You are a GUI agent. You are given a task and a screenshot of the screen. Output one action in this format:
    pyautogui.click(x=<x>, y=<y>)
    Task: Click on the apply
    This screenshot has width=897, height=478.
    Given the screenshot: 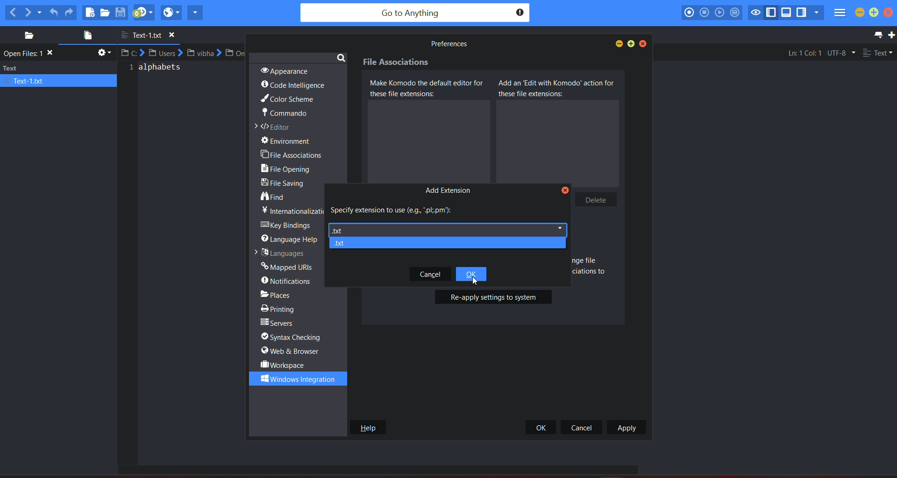 What is the action you would take?
    pyautogui.click(x=626, y=428)
    